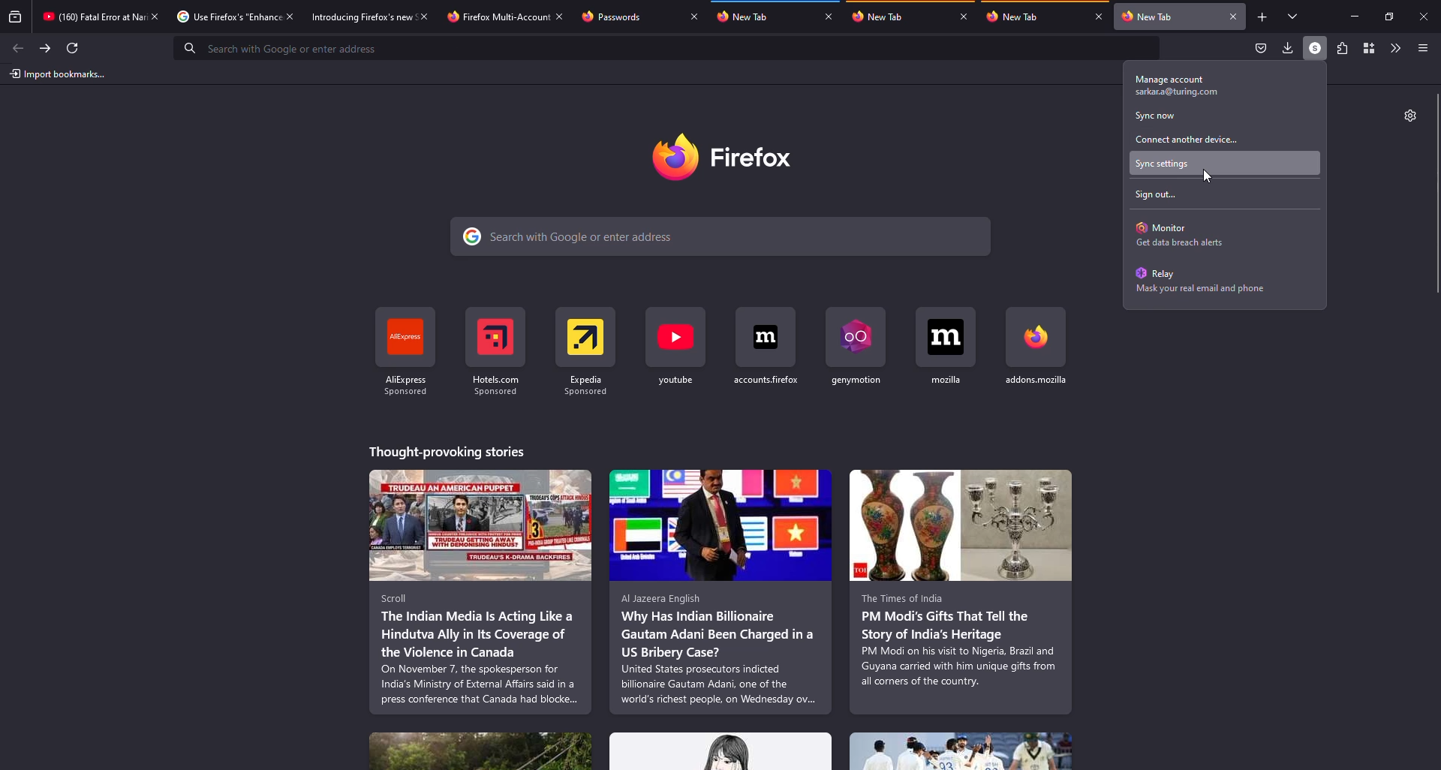 This screenshot has width=1441, height=770. I want to click on menu, so click(1424, 47).